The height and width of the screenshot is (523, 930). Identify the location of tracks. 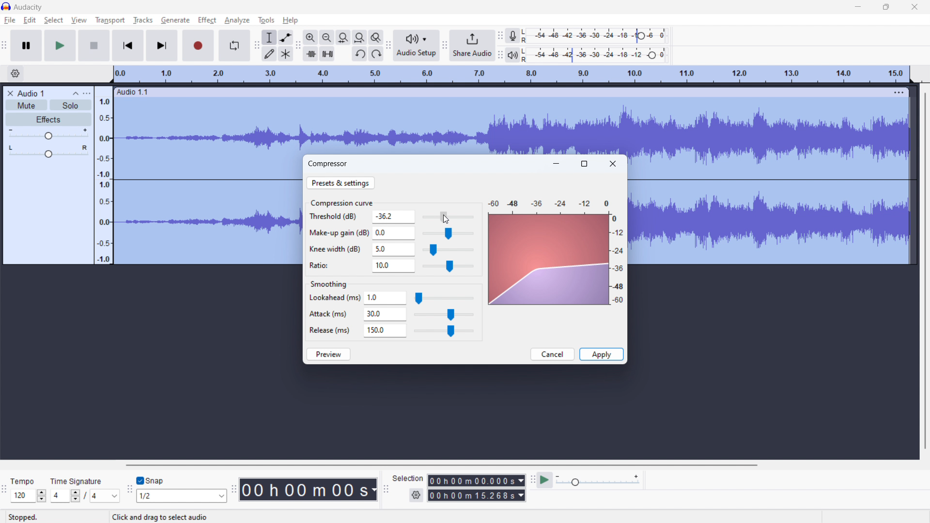
(142, 20).